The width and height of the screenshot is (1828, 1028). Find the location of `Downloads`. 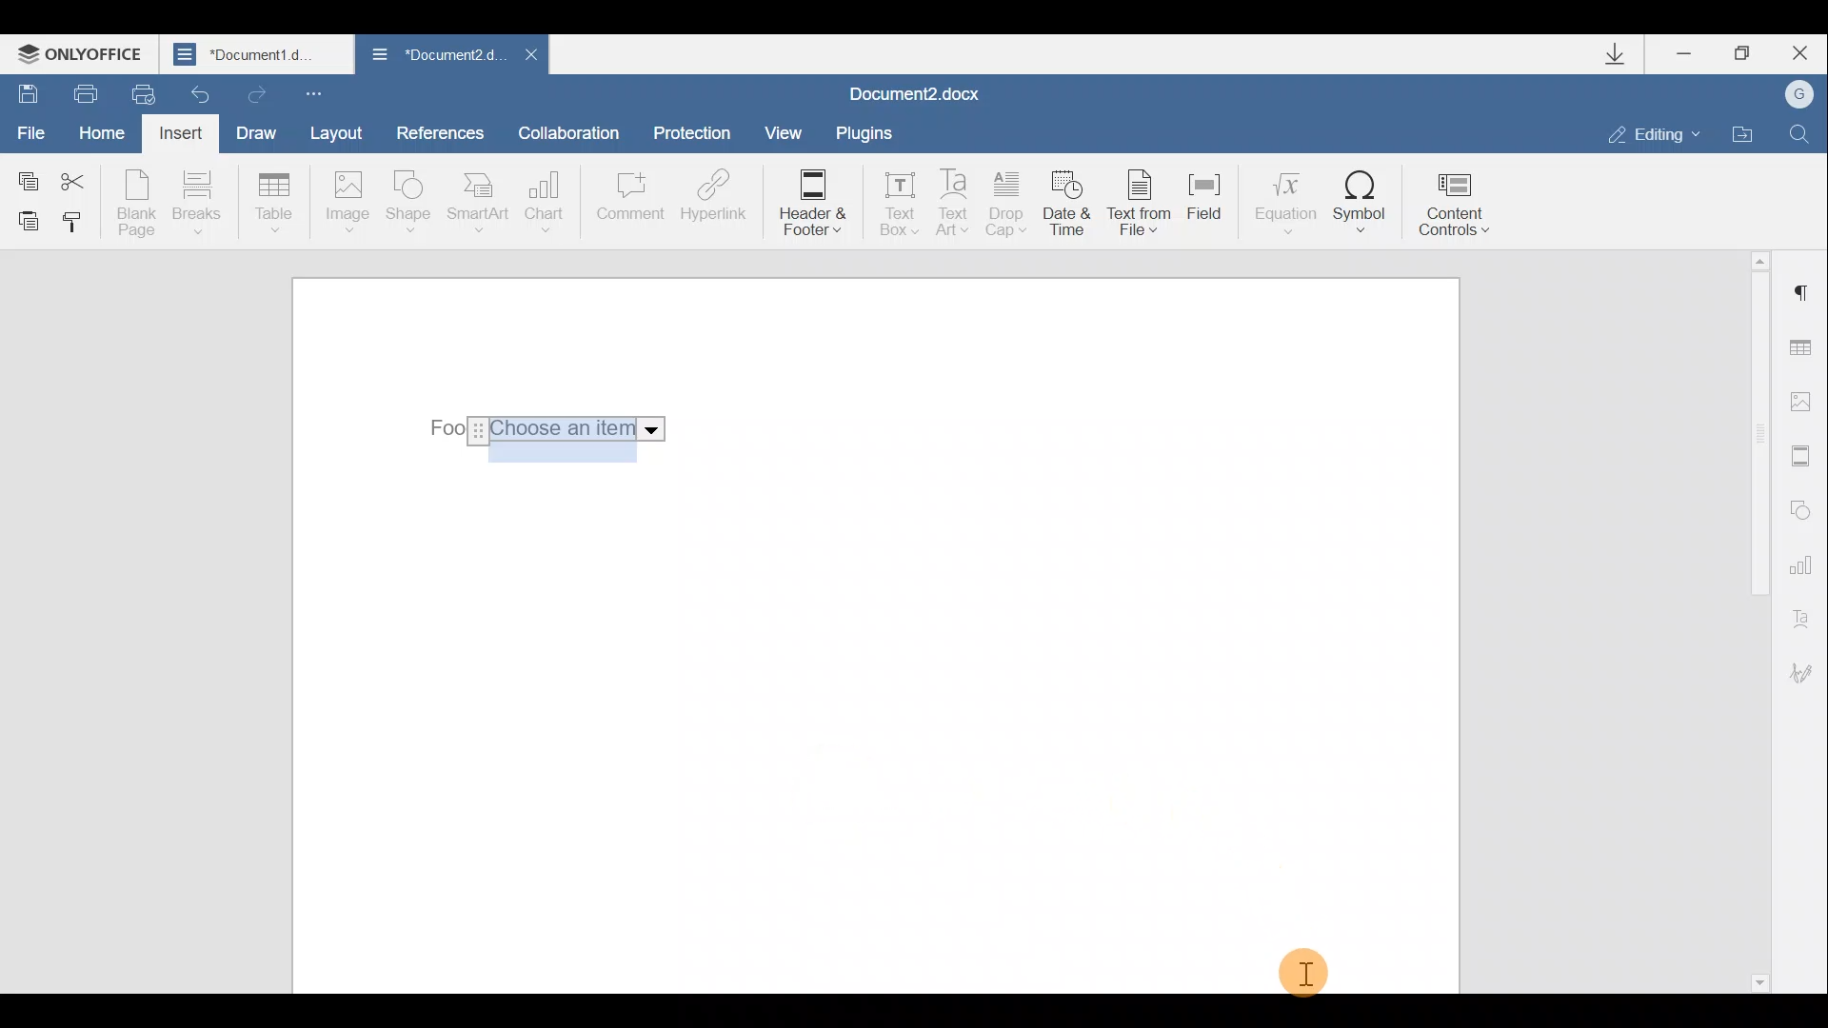

Downloads is located at coordinates (1622, 54).